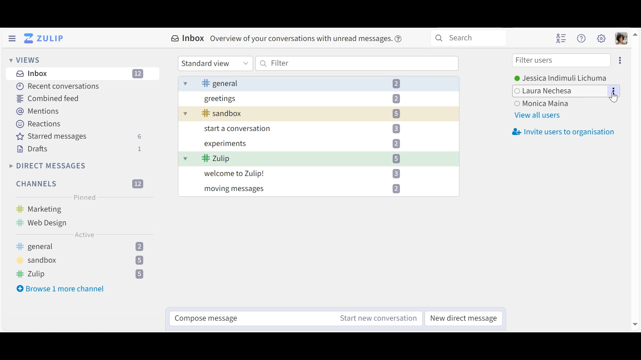  Describe the element at coordinates (80, 261) in the screenshot. I see `sandbox` at that location.